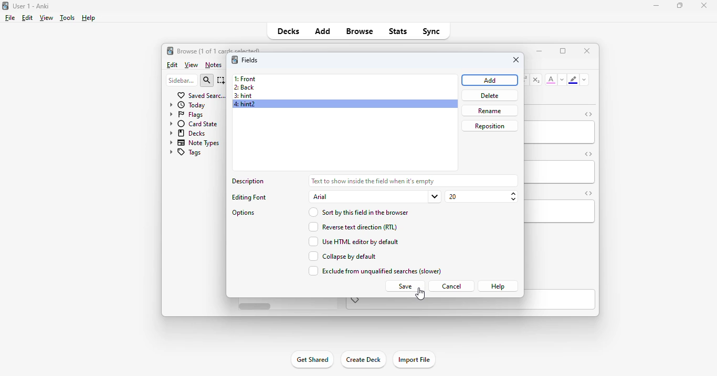  What do you see at coordinates (358, 212) in the screenshot?
I see `sort by this field in the browser` at bounding box center [358, 212].